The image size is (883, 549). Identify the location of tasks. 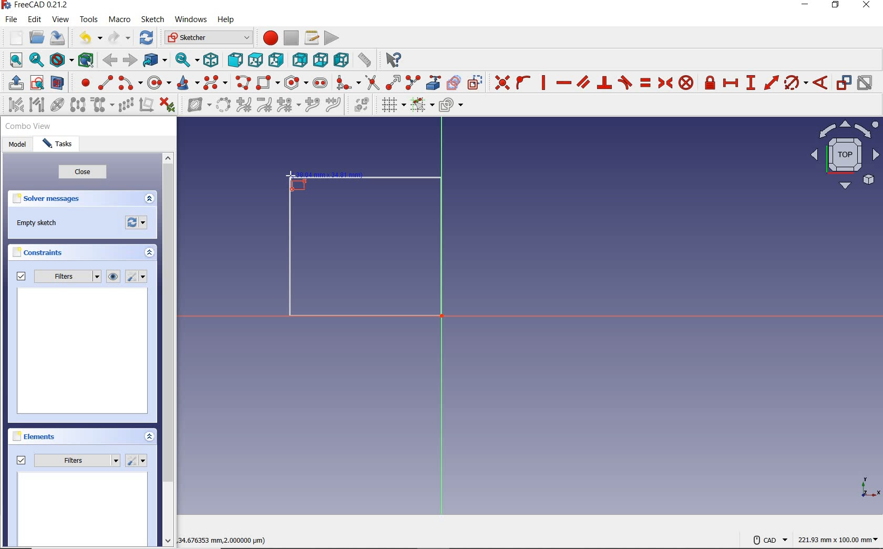
(60, 145).